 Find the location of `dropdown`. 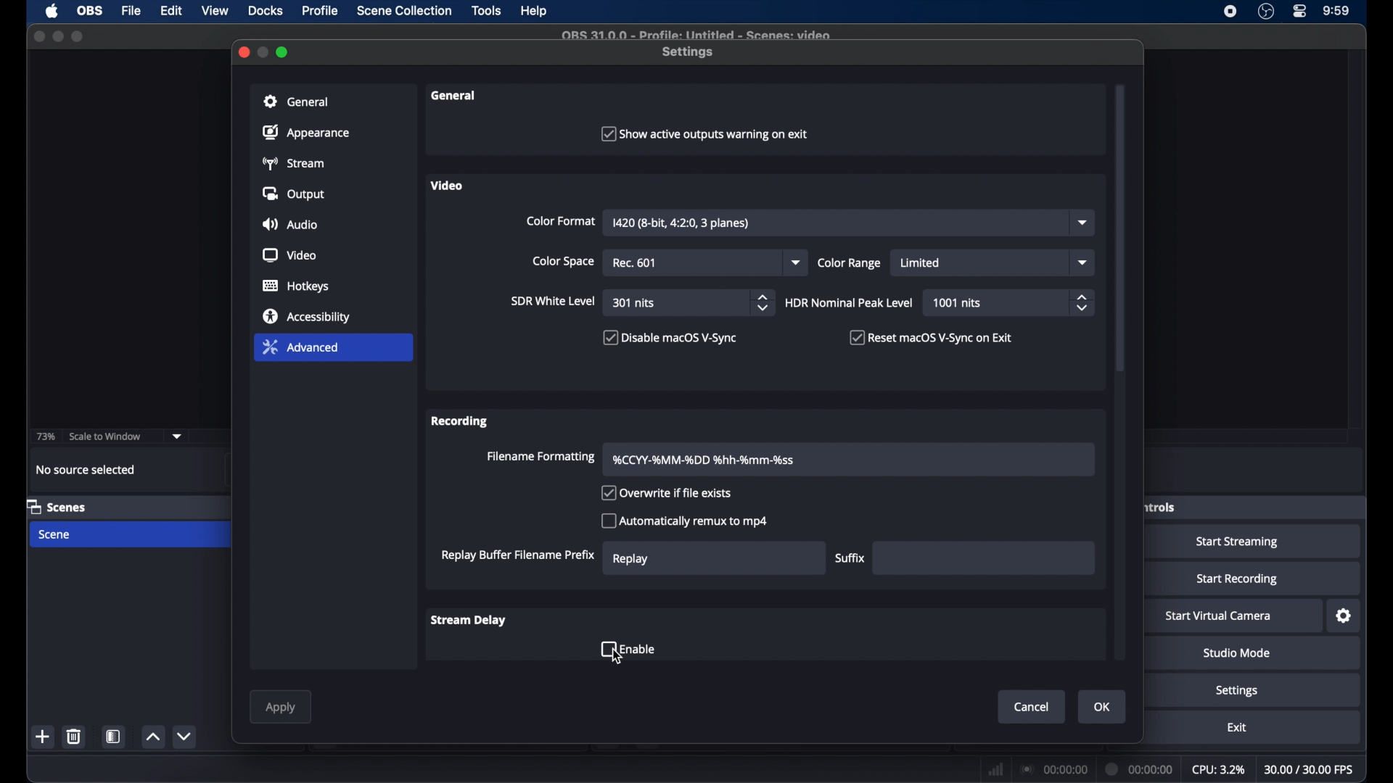

dropdown is located at coordinates (1081, 262).